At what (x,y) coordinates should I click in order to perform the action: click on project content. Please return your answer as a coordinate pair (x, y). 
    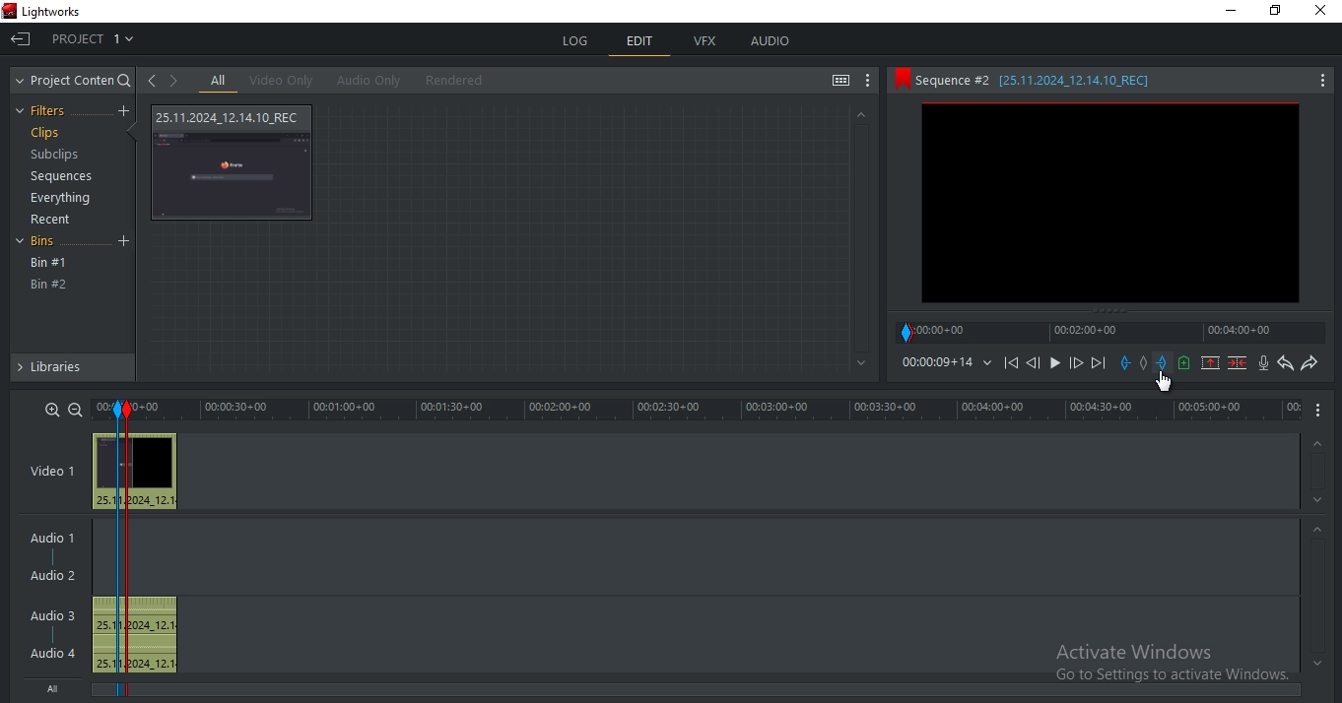
    Looking at the image, I should click on (75, 81).